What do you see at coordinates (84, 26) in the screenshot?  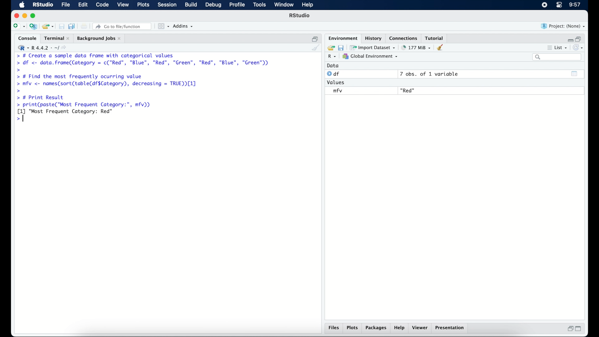 I see `print` at bounding box center [84, 26].